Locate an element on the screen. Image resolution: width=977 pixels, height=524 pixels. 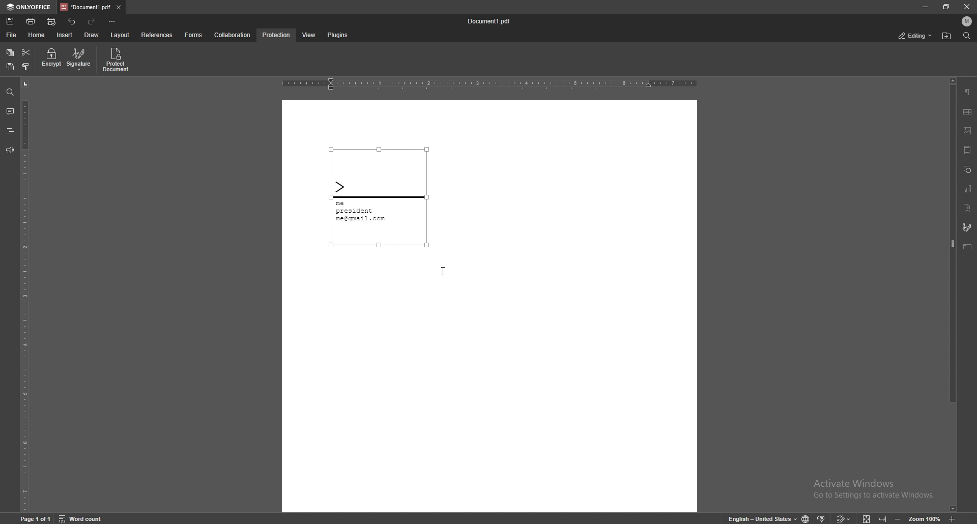
cursor is located at coordinates (443, 270).